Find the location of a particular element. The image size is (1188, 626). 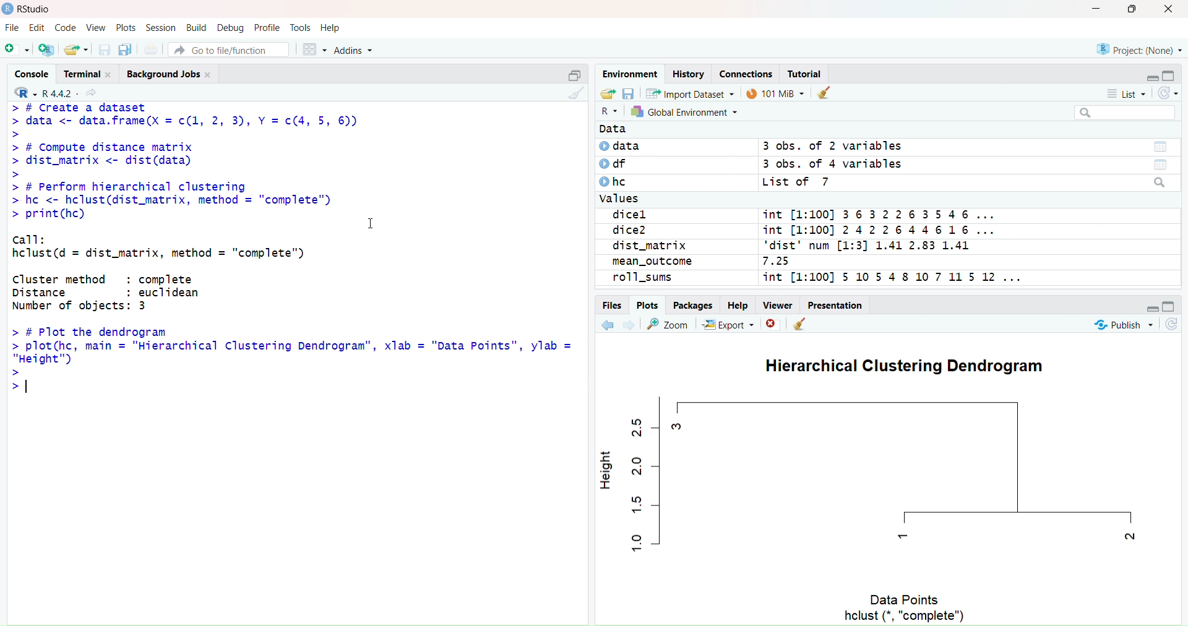

Plots is located at coordinates (648, 304).